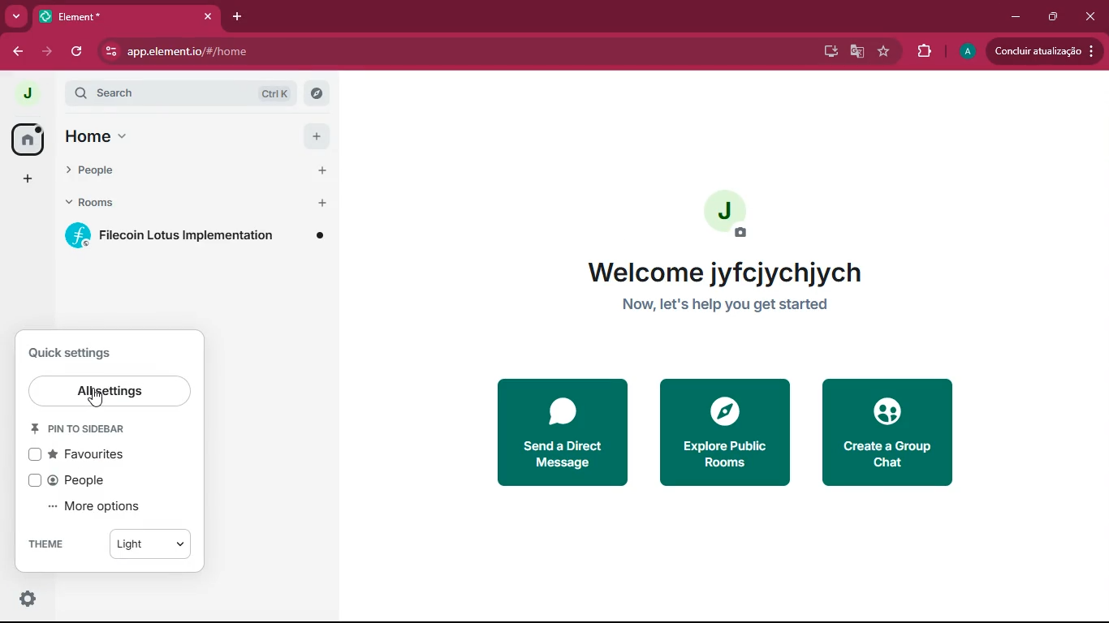 The image size is (1109, 623). What do you see at coordinates (893, 432) in the screenshot?
I see `create a group chat` at bounding box center [893, 432].